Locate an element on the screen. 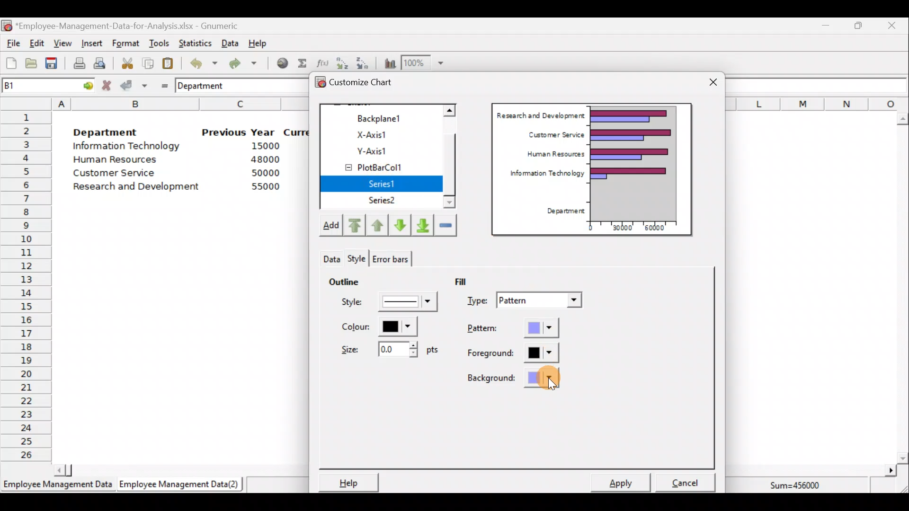 Image resolution: width=909 pixels, height=511 pixels. Create a new workbook is located at coordinates (11, 63).